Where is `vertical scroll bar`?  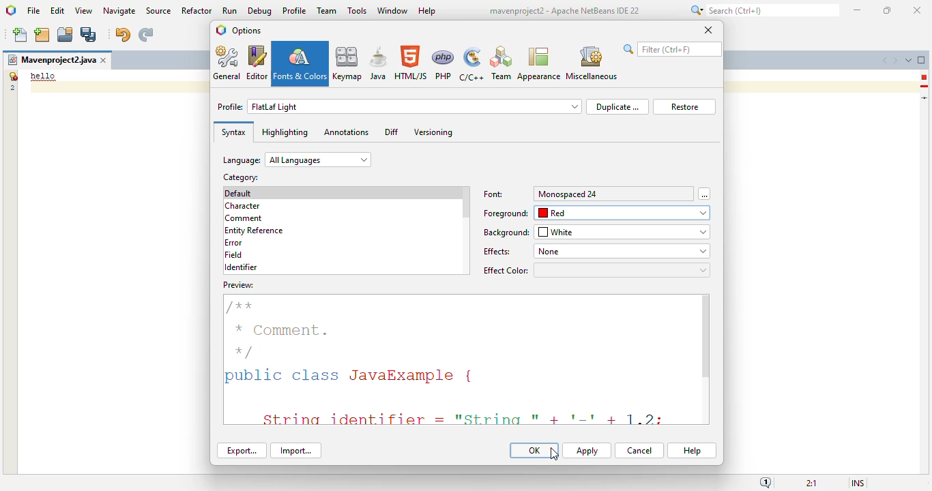
vertical scroll bar is located at coordinates (706, 338).